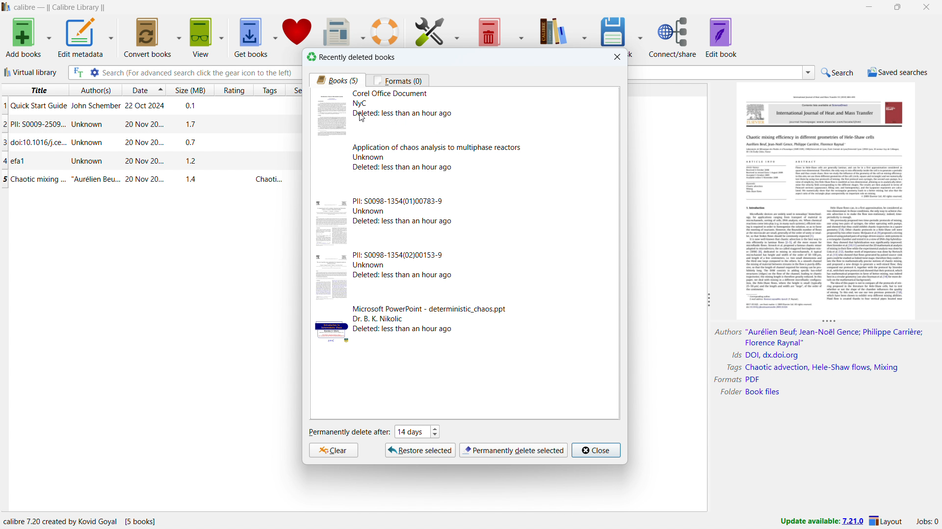 The image size is (942, 529). Describe the element at coordinates (160, 90) in the screenshot. I see `select sorting order` at that location.